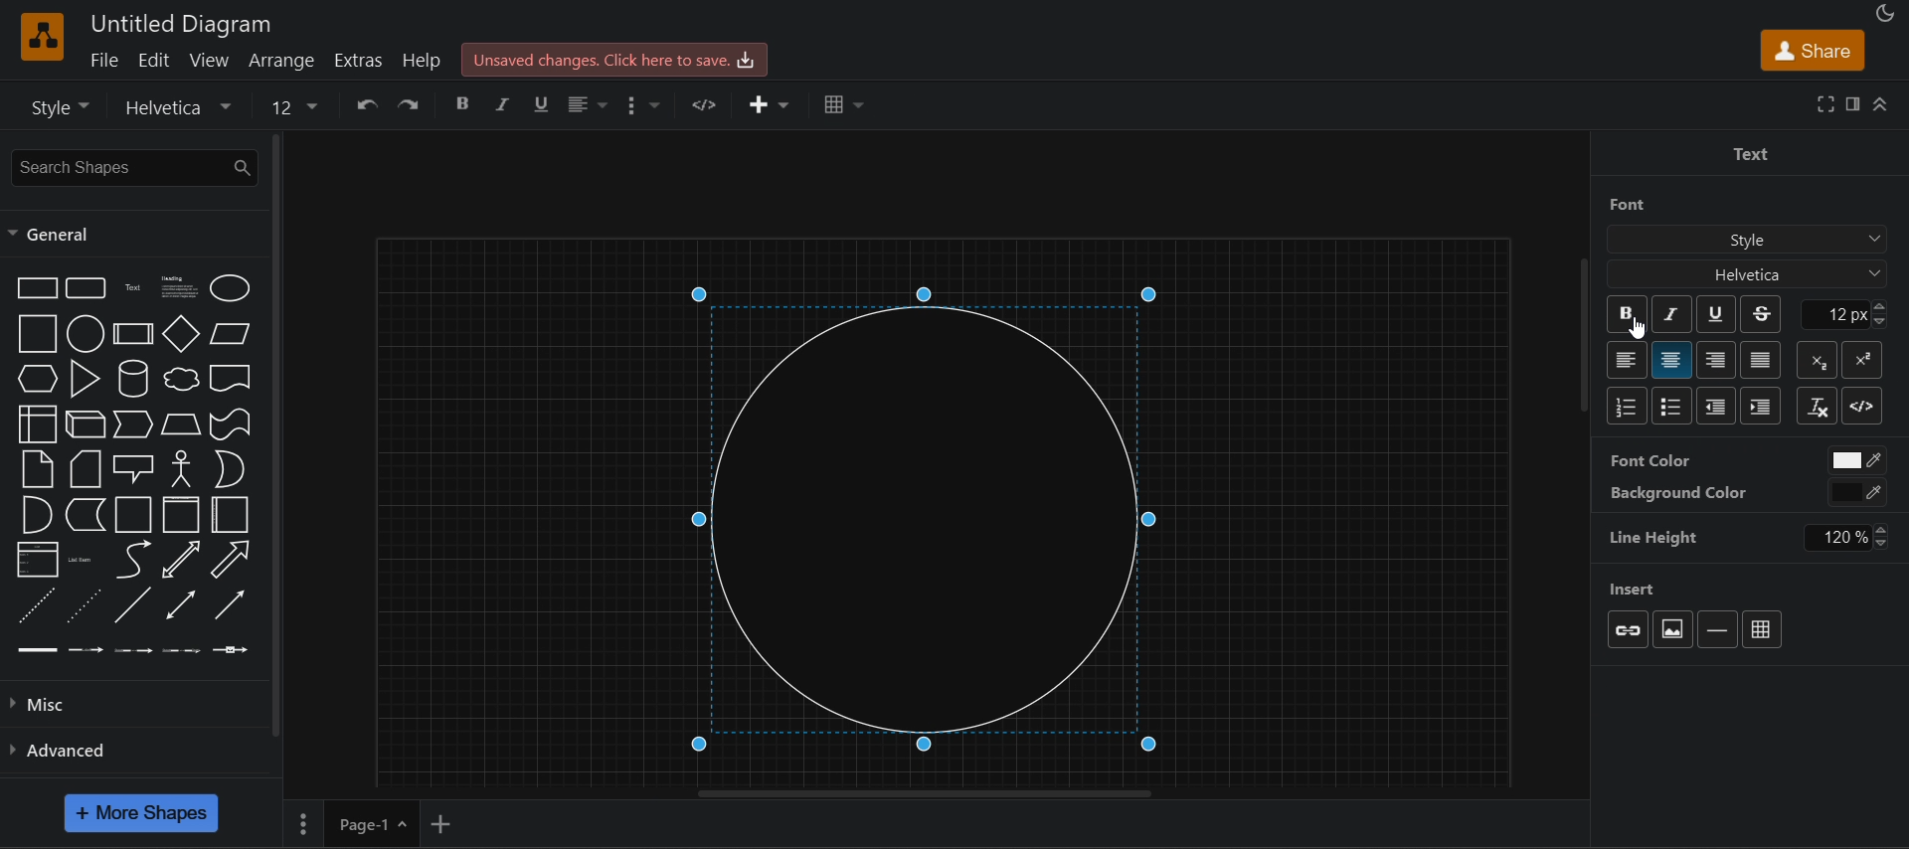 Image resolution: width=1909 pixels, height=849 pixels. I want to click on trapezoid, so click(183, 428).